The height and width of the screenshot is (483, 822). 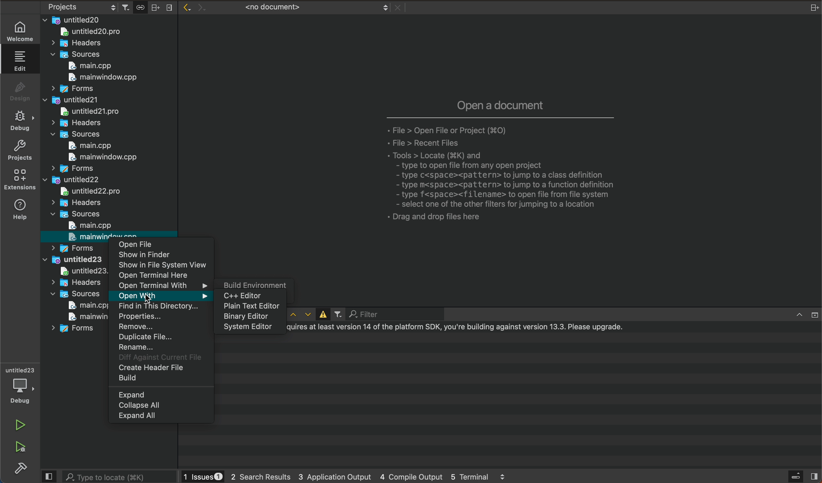 What do you see at coordinates (155, 7) in the screenshot?
I see `split editor horizontally` at bounding box center [155, 7].